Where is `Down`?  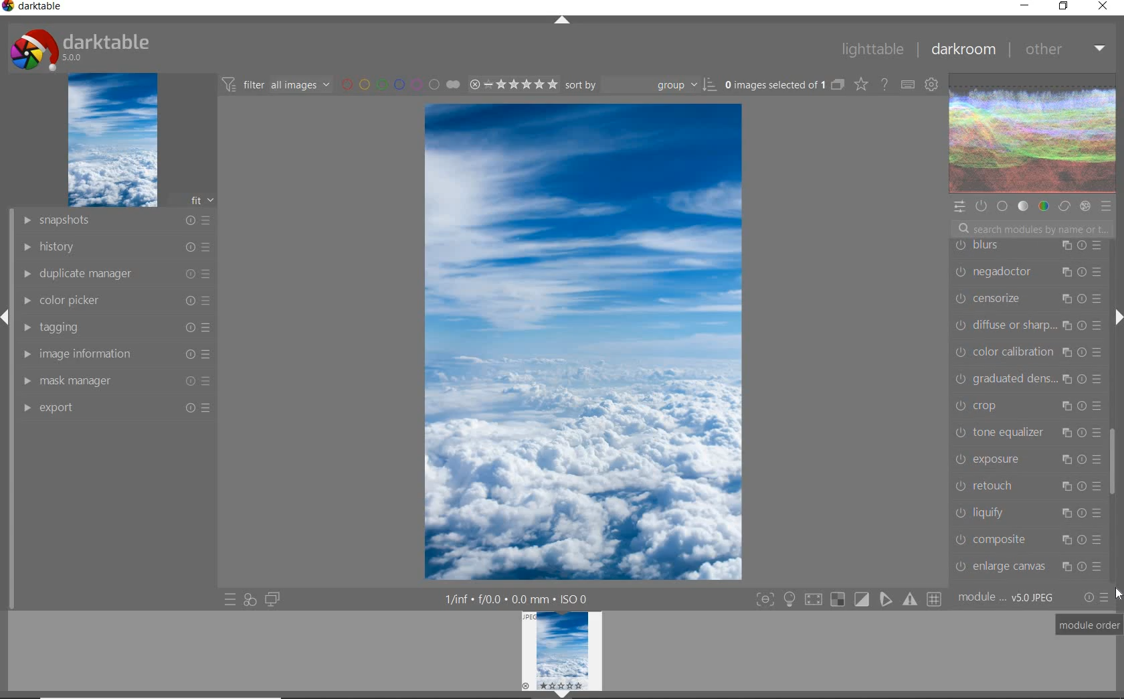 Down is located at coordinates (563, 694).